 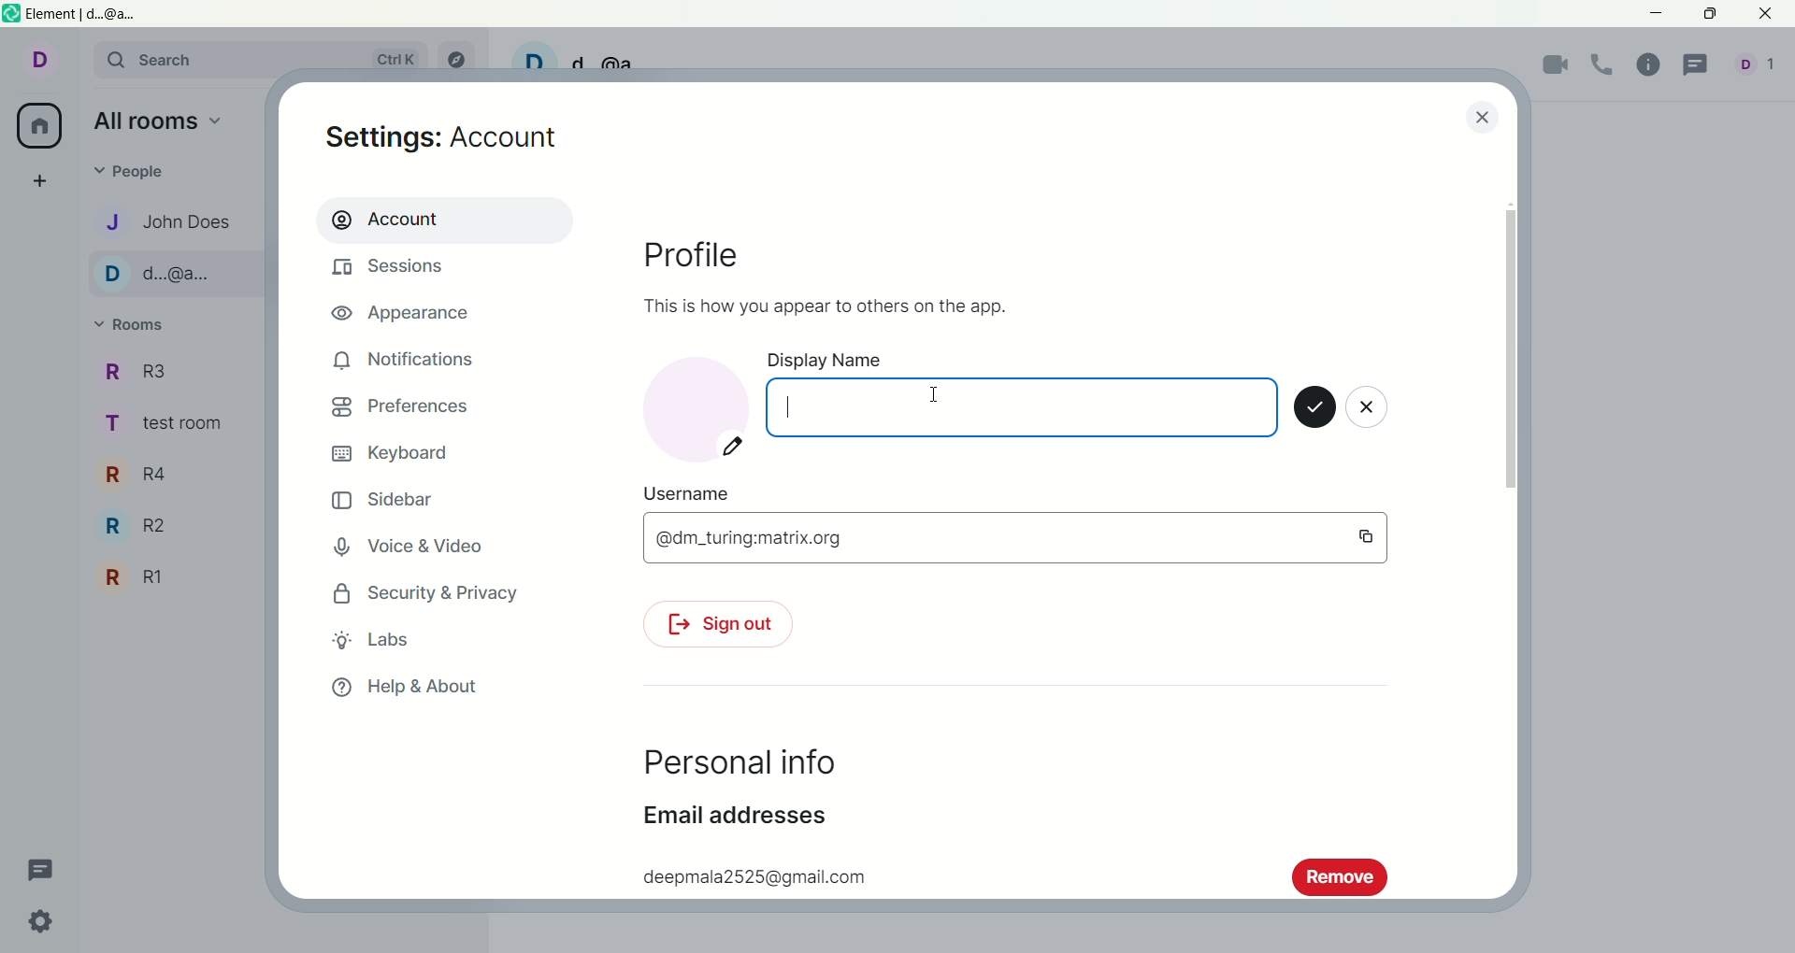 I want to click on email address, so click(x=734, y=821).